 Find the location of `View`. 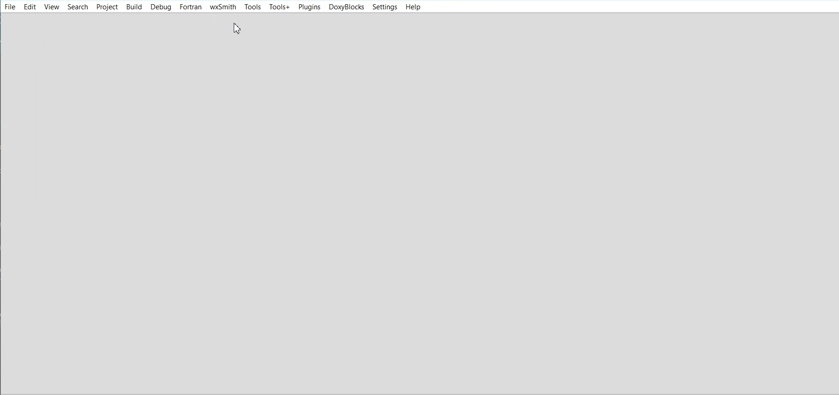

View is located at coordinates (52, 7).